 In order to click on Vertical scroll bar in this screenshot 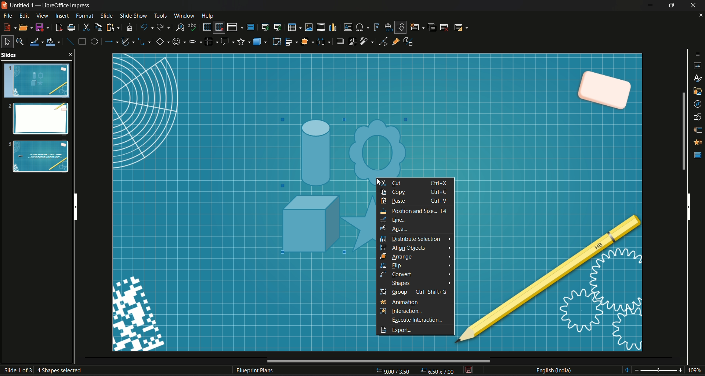, I will do `click(75, 205)`.